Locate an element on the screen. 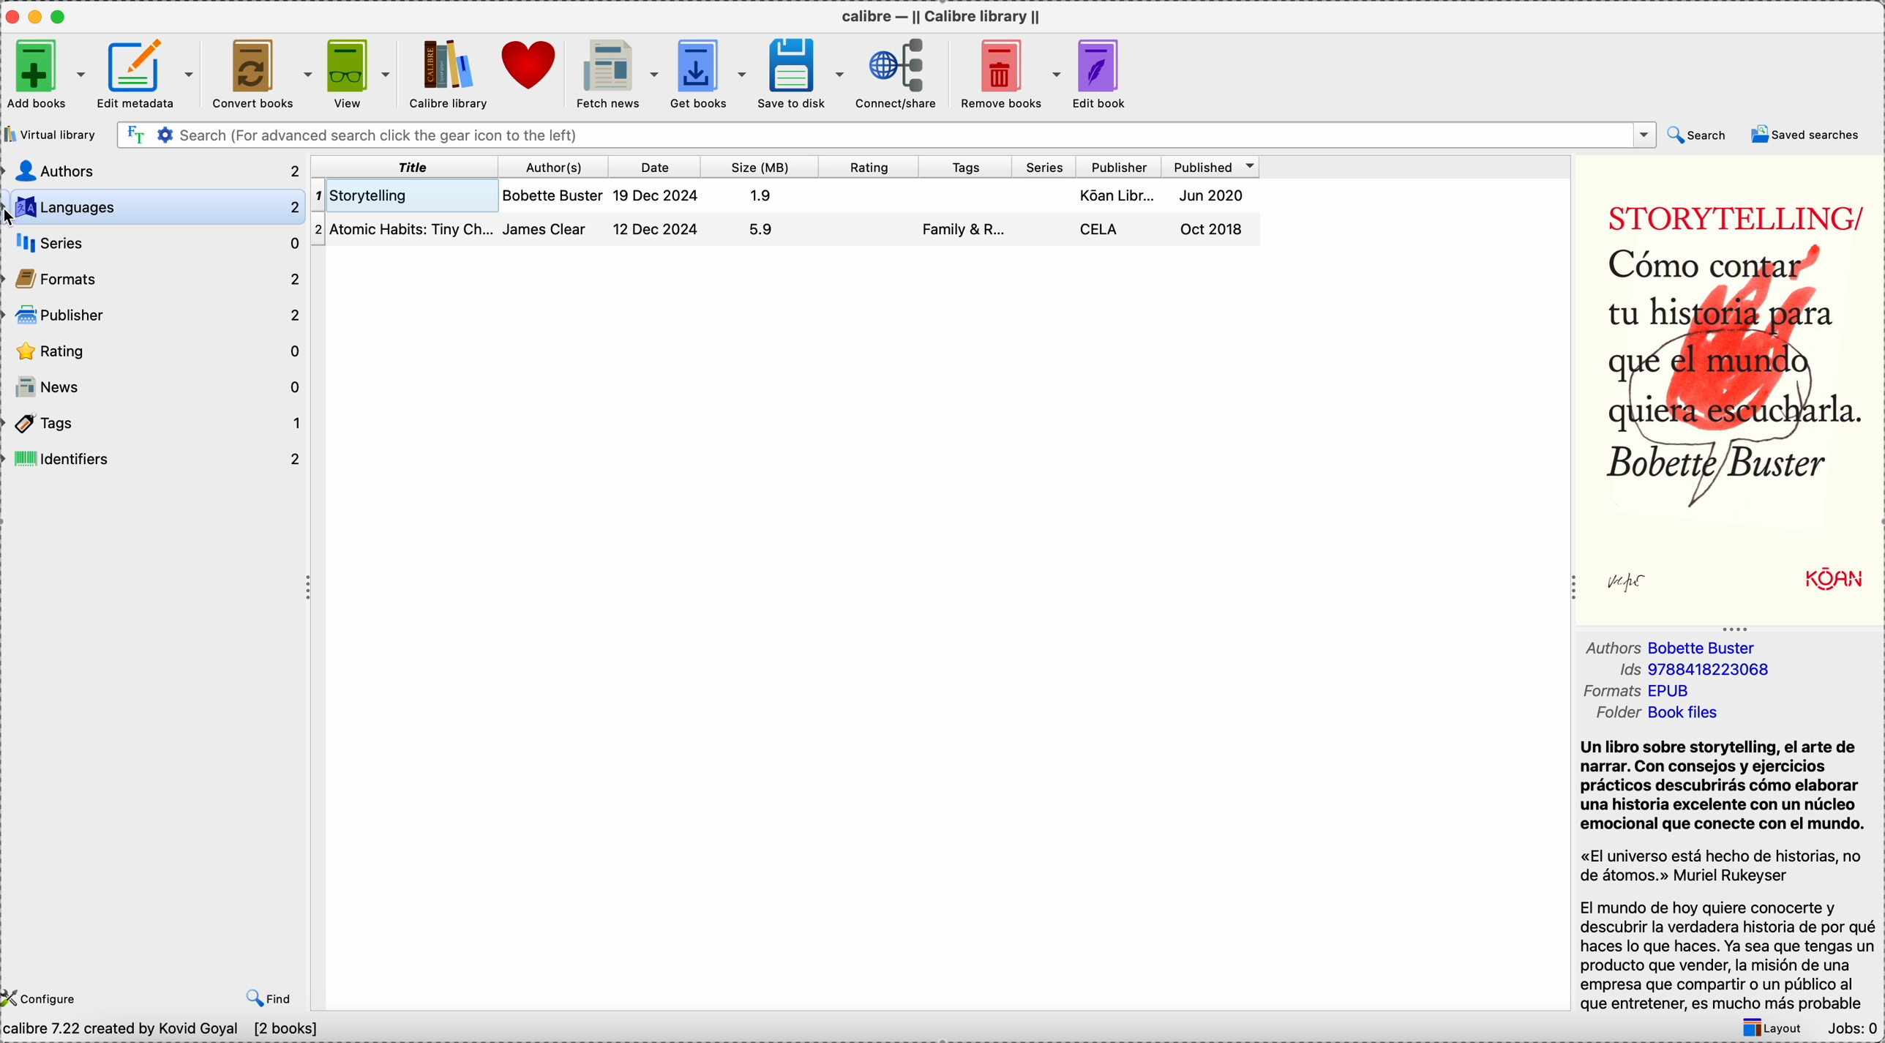 Image resolution: width=1885 pixels, height=1043 pixels. series is located at coordinates (1045, 165).